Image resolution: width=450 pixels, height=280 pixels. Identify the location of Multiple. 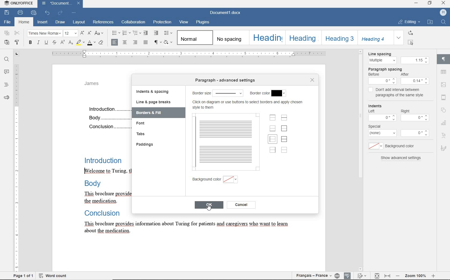
(382, 61).